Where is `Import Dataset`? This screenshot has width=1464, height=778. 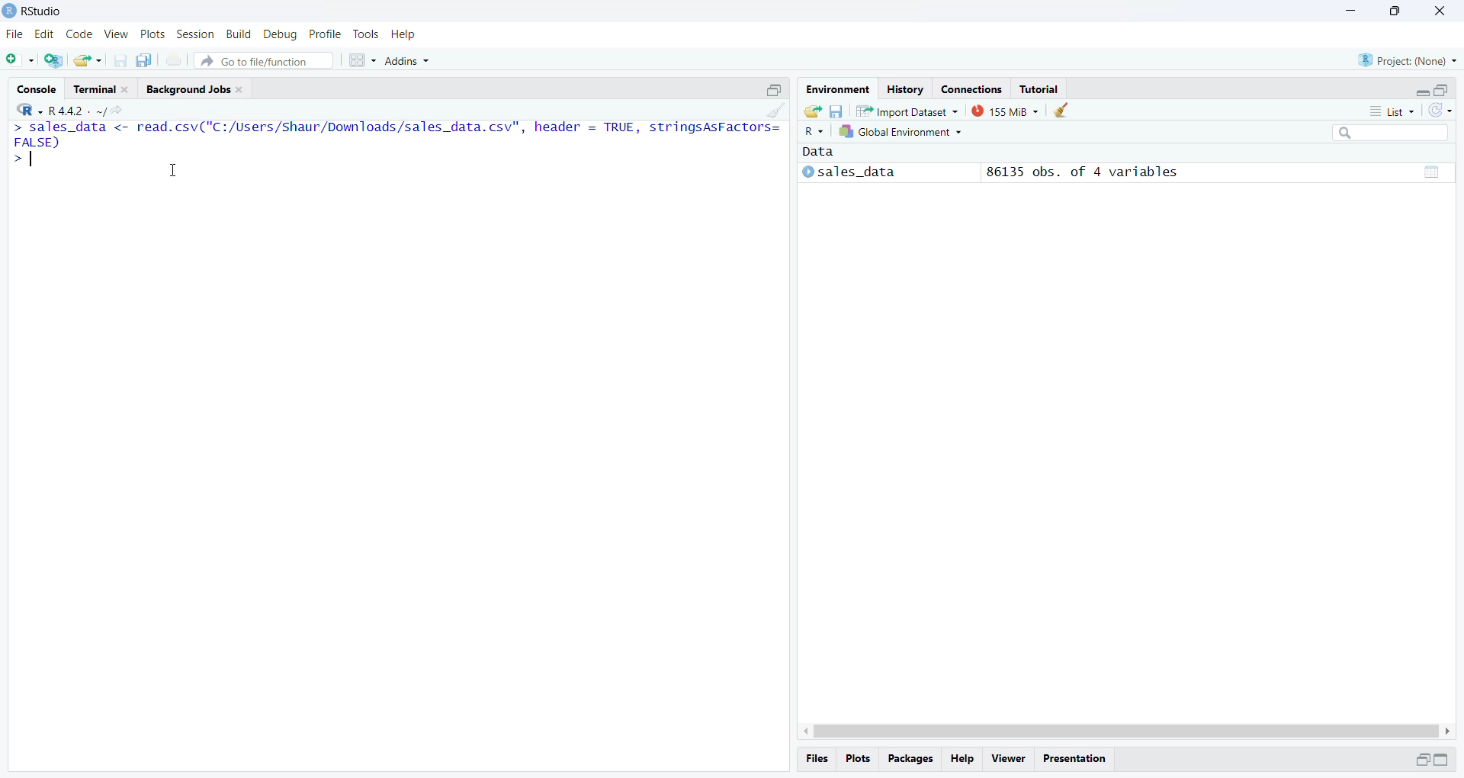 Import Dataset is located at coordinates (910, 114).